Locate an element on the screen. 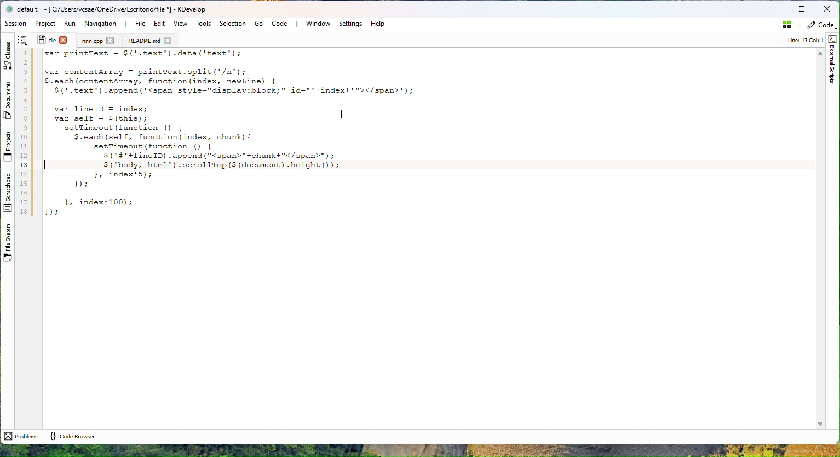 Image resolution: width=840 pixels, height=457 pixels. Document is located at coordinates (144, 41).